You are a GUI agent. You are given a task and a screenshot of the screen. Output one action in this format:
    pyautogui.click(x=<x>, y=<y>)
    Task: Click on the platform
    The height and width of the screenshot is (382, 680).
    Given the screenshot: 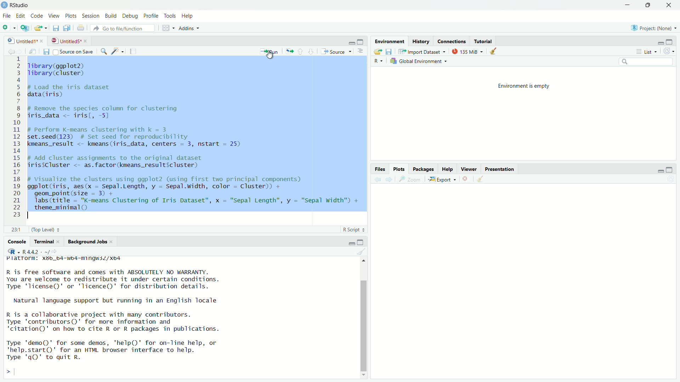 What is the action you would take?
    pyautogui.click(x=62, y=260)
    